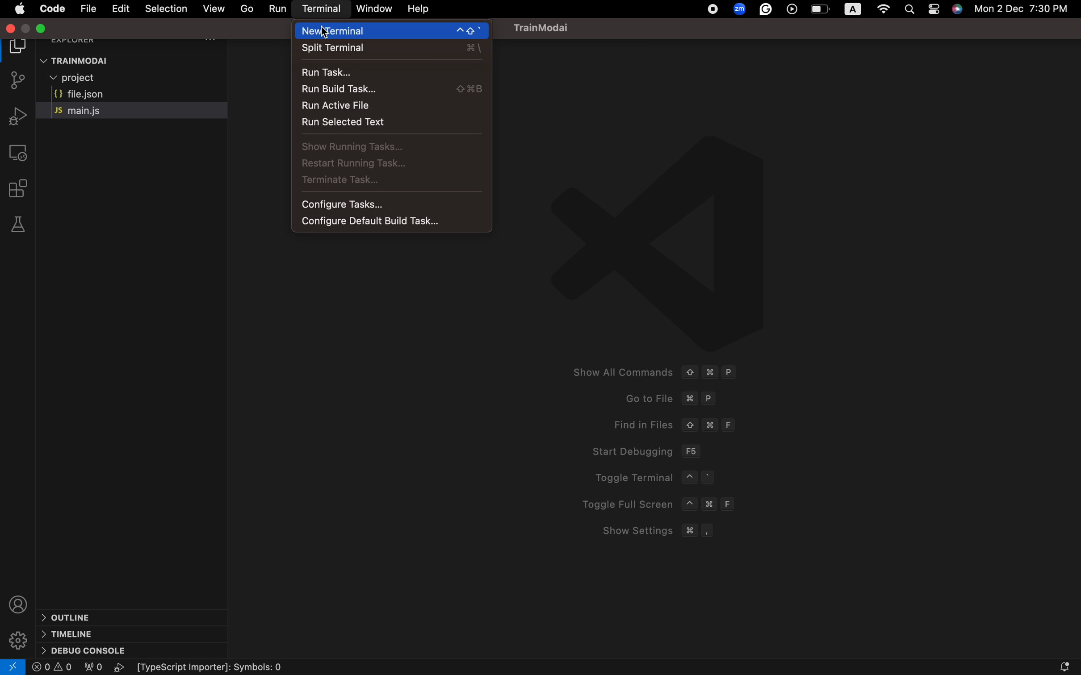 The image size is (1081, 675). What do you see at coordinates (912, 8) in the screenshot?
I see `Search` at bounding box center [912, 8].